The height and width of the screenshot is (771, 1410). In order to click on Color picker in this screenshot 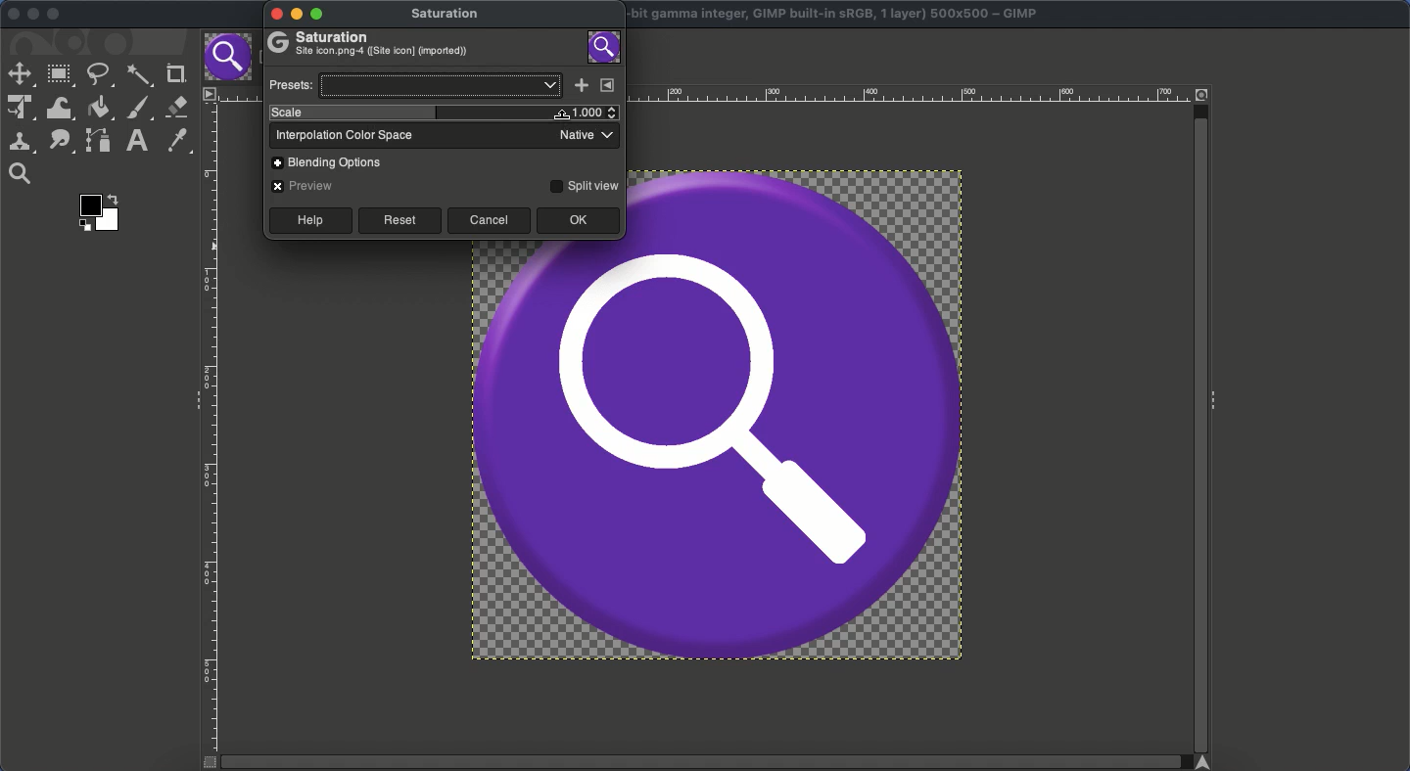, I will do `click(176, 141)`.